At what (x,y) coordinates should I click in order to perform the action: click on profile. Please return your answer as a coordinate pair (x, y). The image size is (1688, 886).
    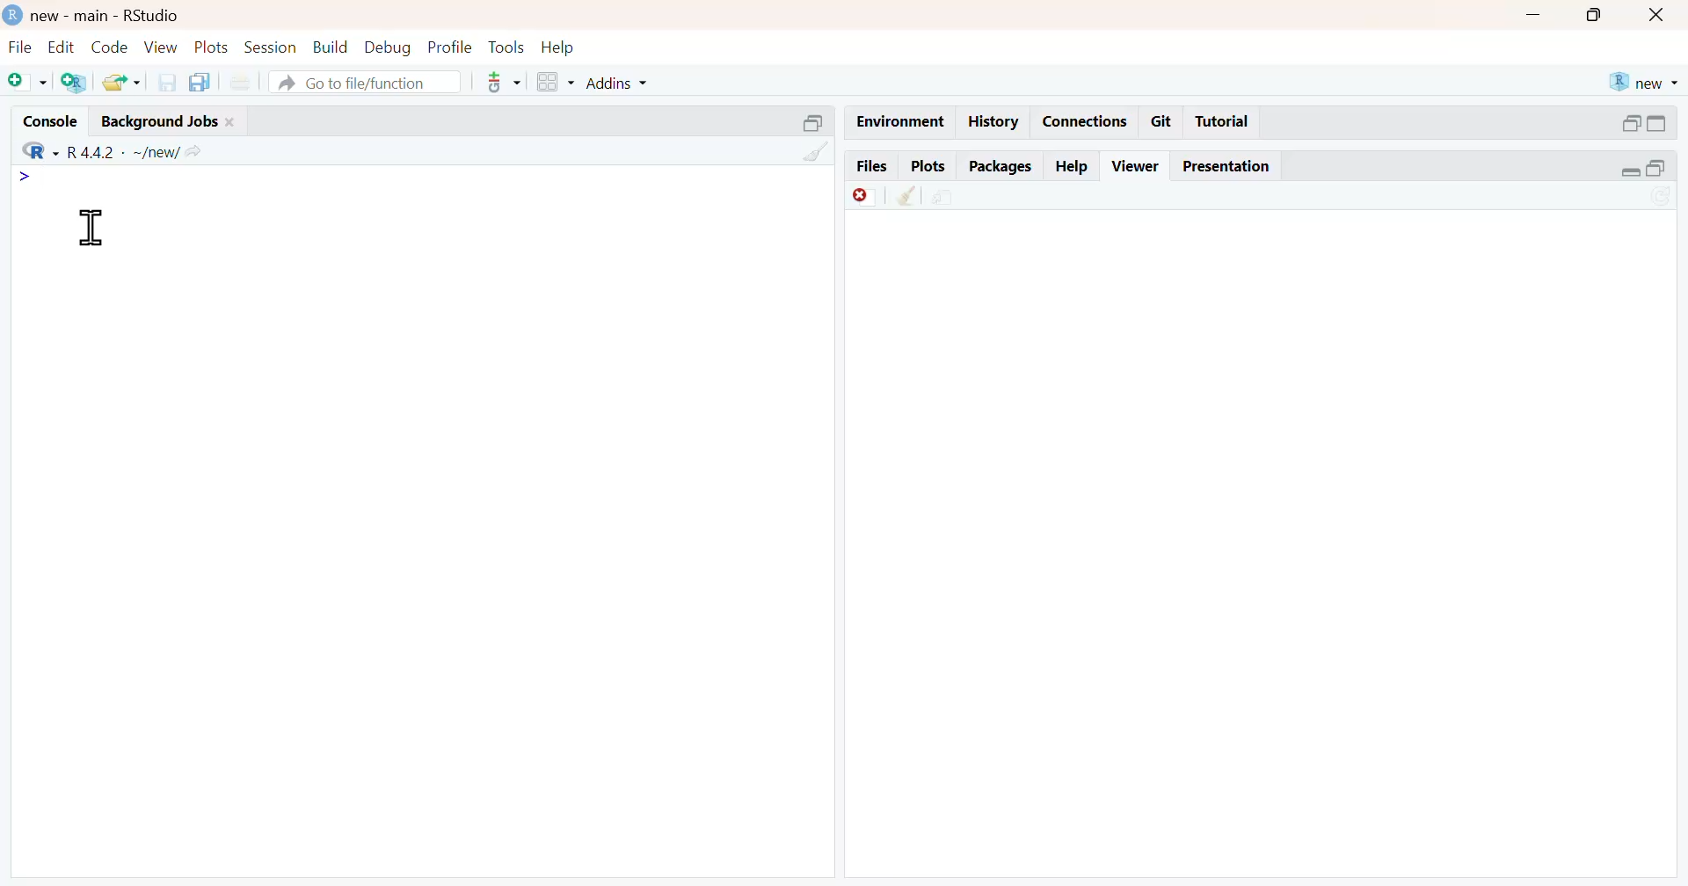
    Looking at the image, I should click on (449, 47).